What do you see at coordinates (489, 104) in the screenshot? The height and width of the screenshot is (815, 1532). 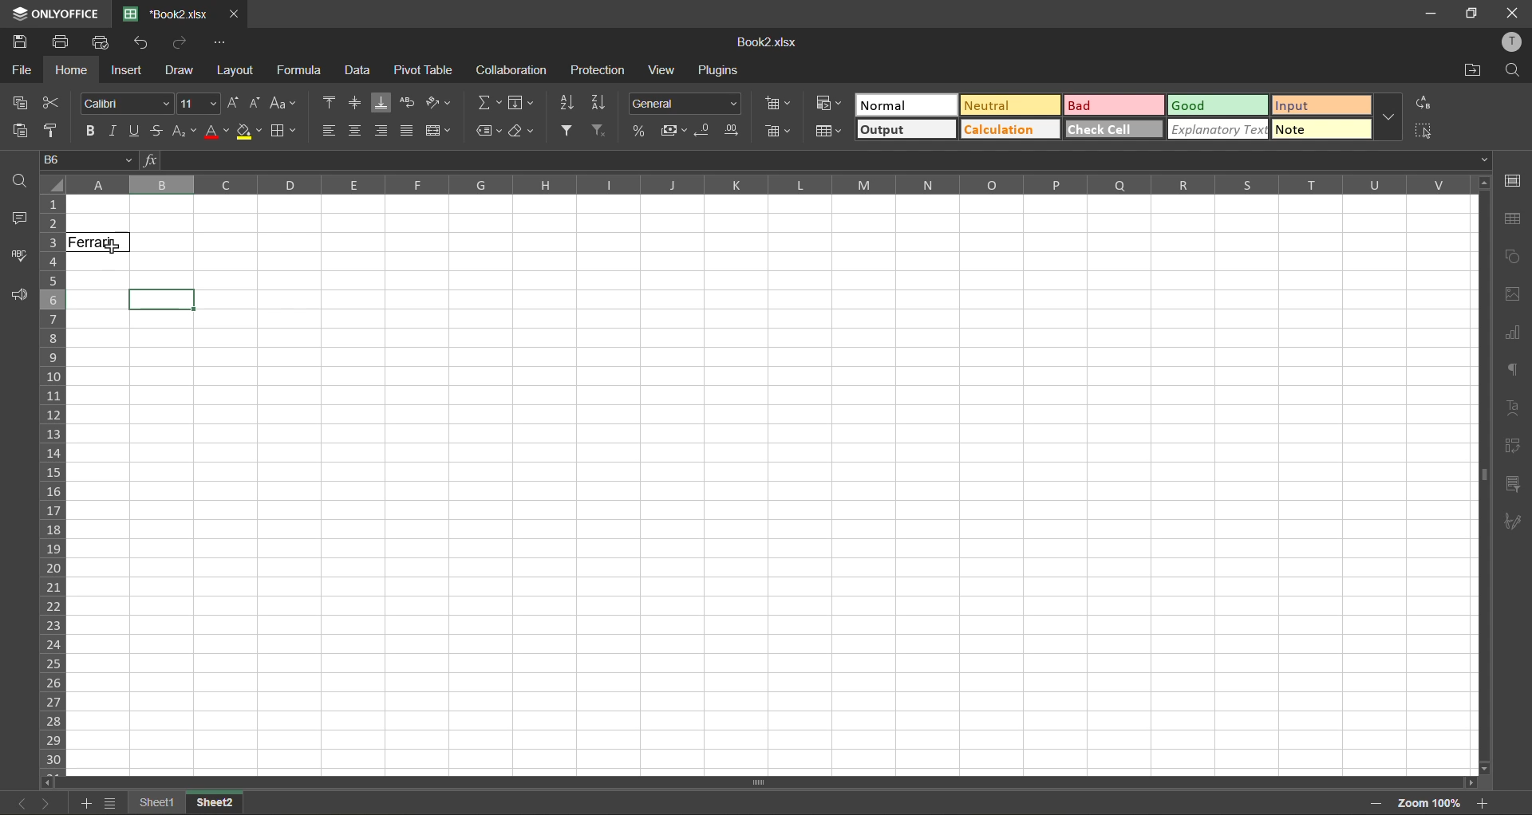 I see `summation` at bounding box center [489, 104].